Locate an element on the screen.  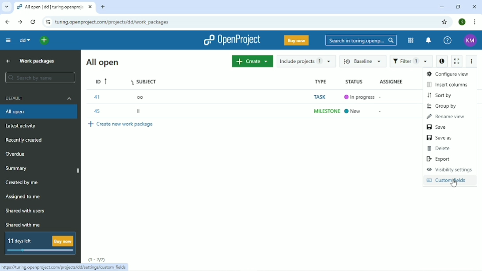
Shared with me is located at coordinates (23, 225).